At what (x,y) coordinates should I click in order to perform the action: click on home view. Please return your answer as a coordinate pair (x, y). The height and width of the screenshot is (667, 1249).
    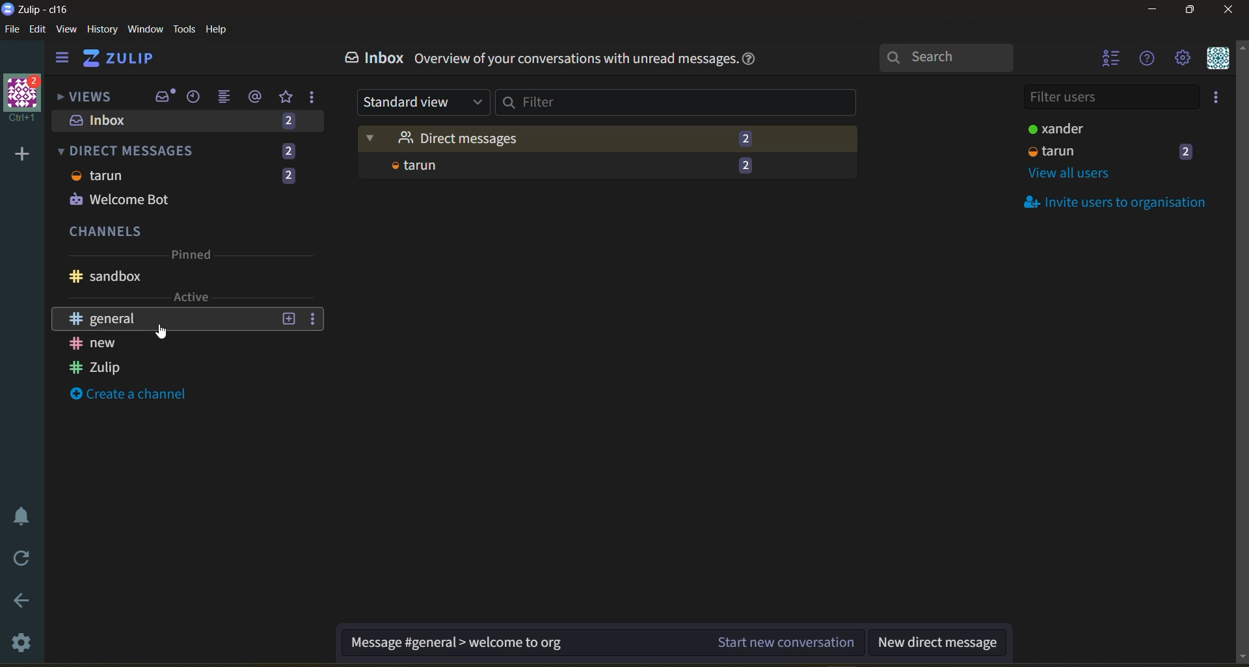
    Looking at the image, I should click on (128, 62).